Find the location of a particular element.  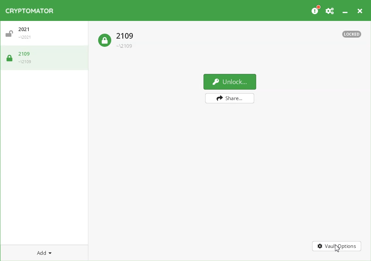

Cursor is located at coordinates (337, 249).